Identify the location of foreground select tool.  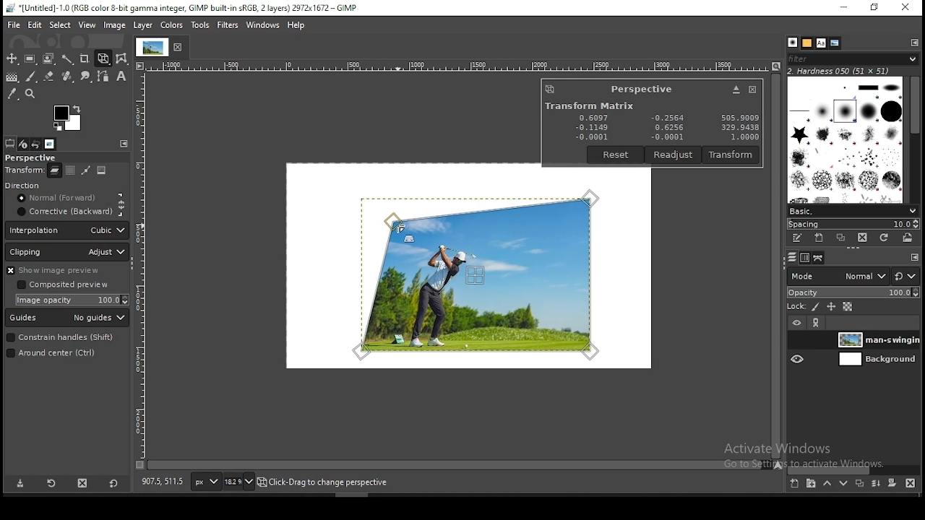
(49, 59).